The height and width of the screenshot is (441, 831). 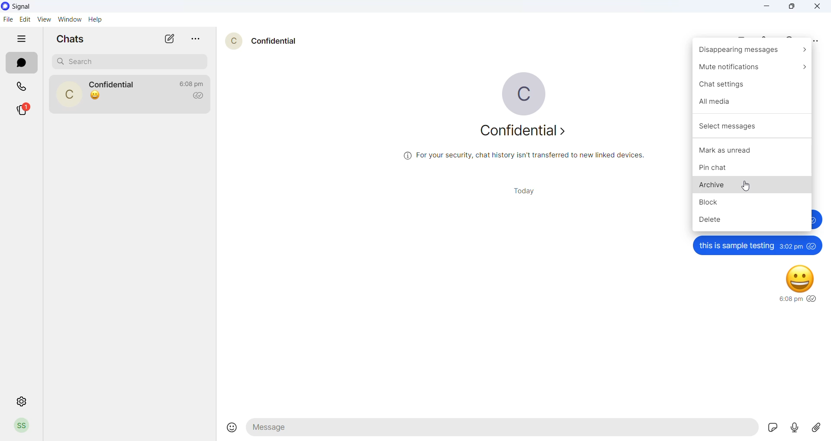 What do you see at coordinates (25, 87) in the screenshot?
I see `calls` at bounding box center [25, 87].